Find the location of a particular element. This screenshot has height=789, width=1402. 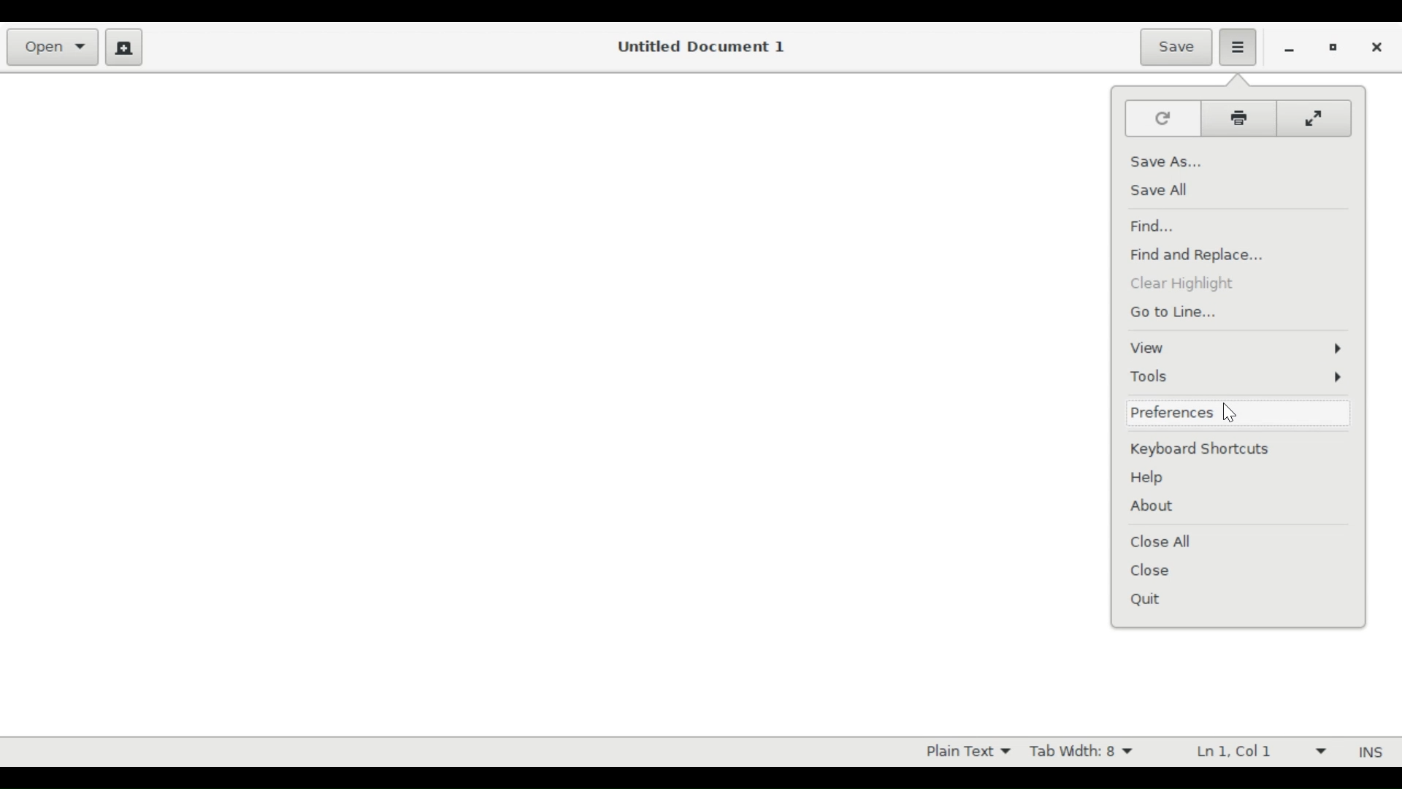

Create a new document is located at coordinates (123, 47).